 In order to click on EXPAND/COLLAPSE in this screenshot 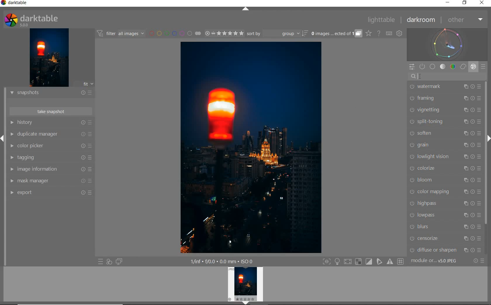, I will do `click(3, 137)`.